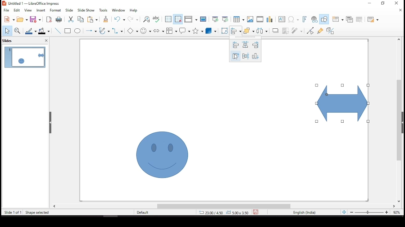 This screenshot has height=227, width=405. I want to click on arrange, so click(248, 30).